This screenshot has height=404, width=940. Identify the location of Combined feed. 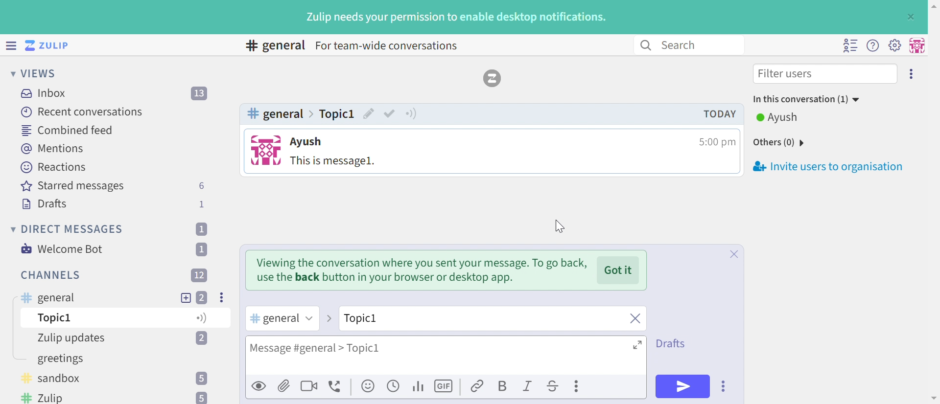
(68, 130).